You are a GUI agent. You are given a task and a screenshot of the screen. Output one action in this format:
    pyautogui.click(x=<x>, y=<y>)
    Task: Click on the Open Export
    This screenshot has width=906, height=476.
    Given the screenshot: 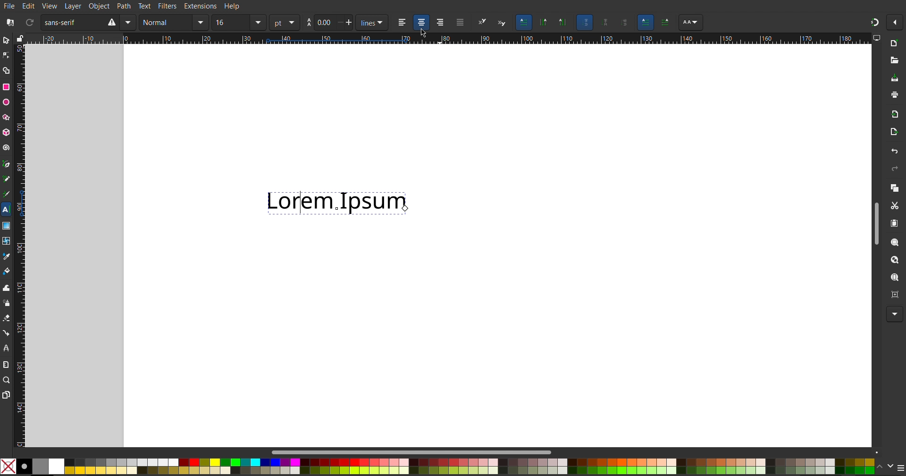 What is the action you would take?
    pyautogui.click(x=894, y=132)
    